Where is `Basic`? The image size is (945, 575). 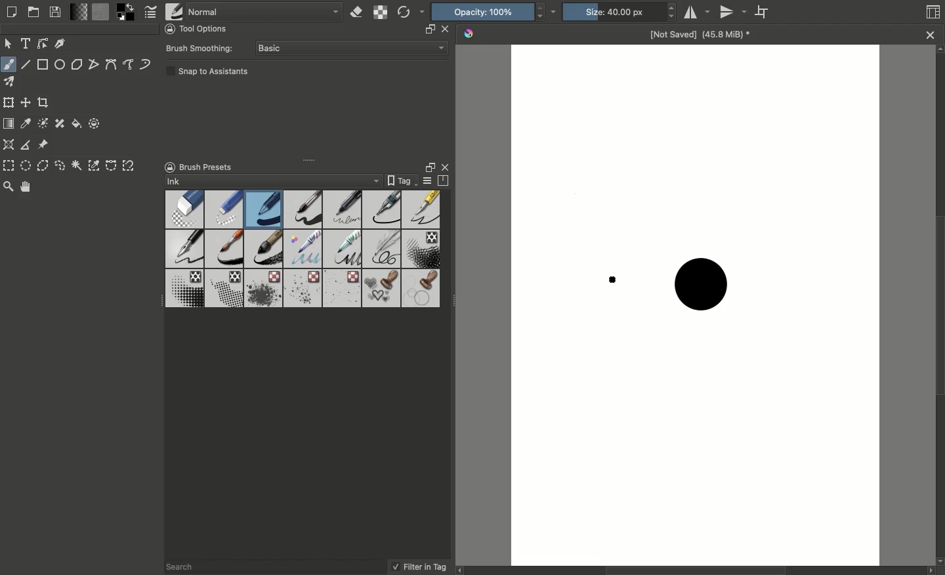
Basic is located at coordinates (351, 49).